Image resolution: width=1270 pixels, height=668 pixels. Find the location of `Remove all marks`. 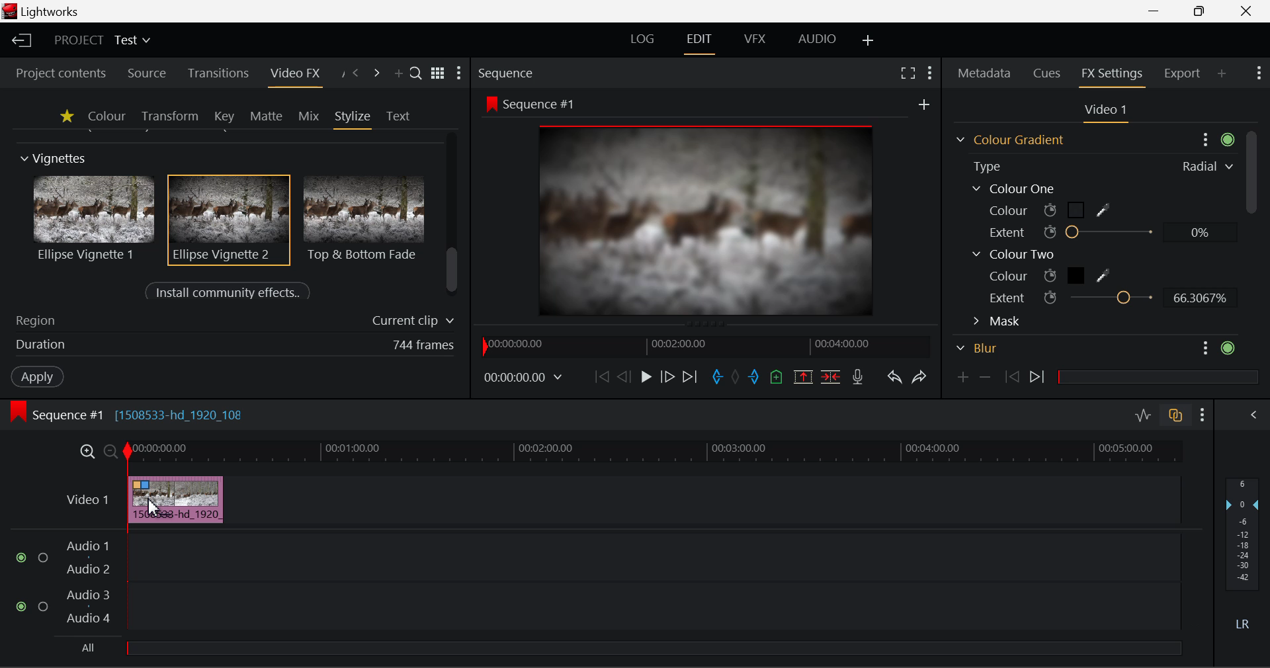

Remove all marks is located at coordinates (736, 375).